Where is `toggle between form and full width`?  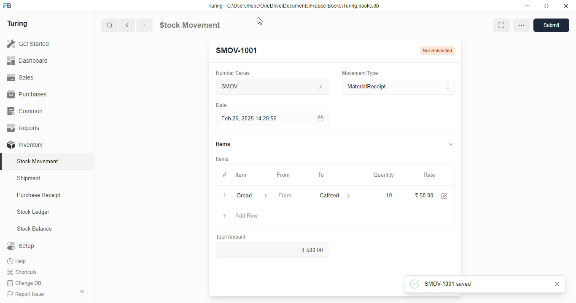 toggle between form and full width is located at coordinates (501, 25).